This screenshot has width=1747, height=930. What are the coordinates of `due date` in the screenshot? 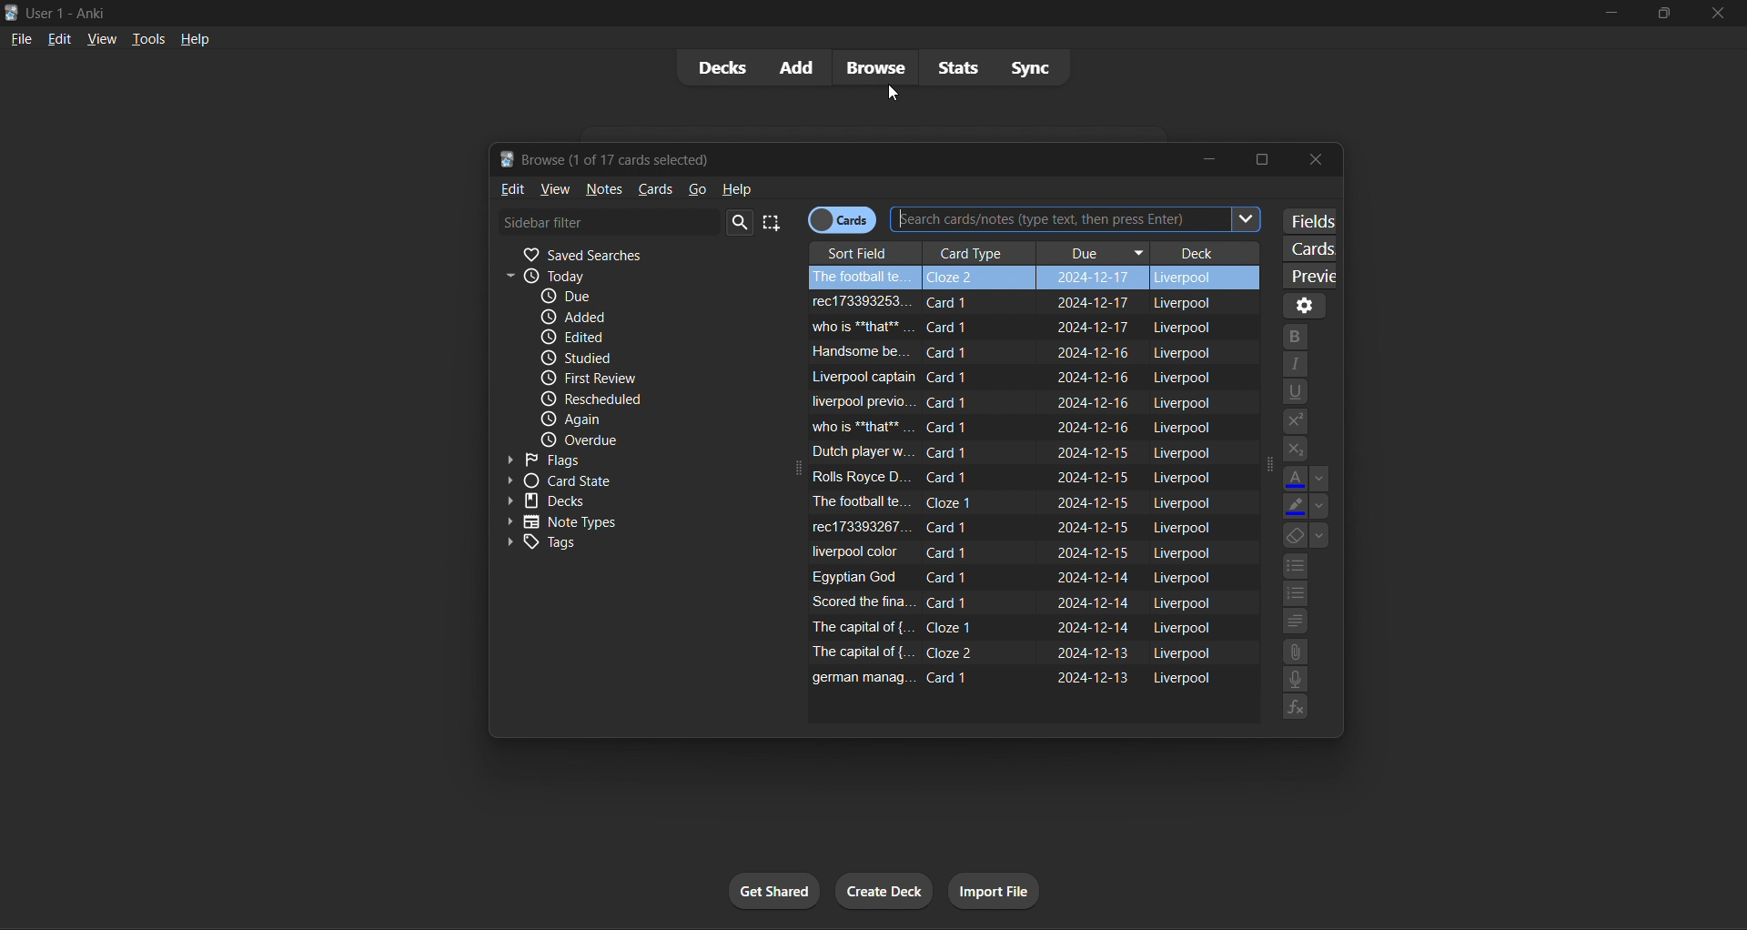 It's located at (1090, 652).